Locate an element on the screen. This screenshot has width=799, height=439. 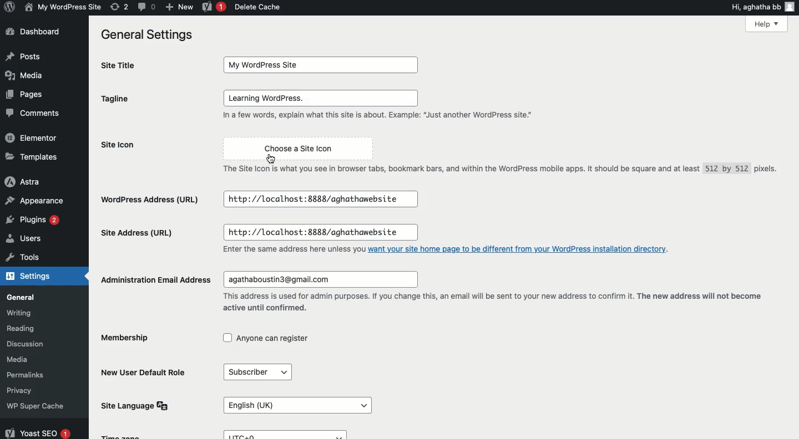
 http: //localhost :8888/aghathawebsite  is located at coordinates (322, 200).